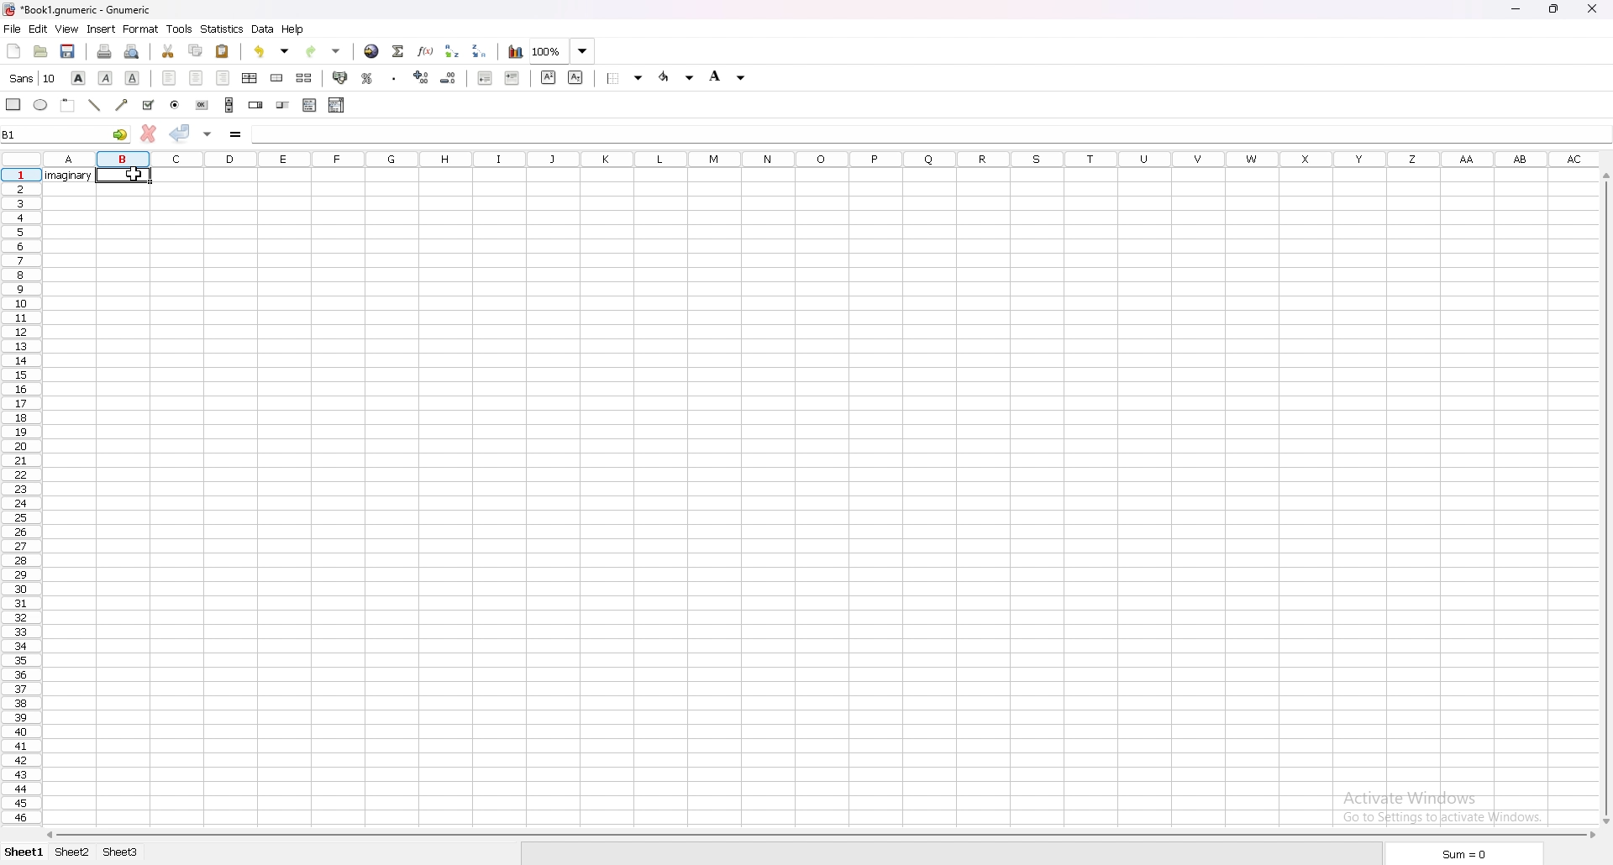 The image size is (1613, 865). What do you see at coordinates (1605, 496) in the screenshot?
I see `scroll bar` at bounding box center [1605, 496].